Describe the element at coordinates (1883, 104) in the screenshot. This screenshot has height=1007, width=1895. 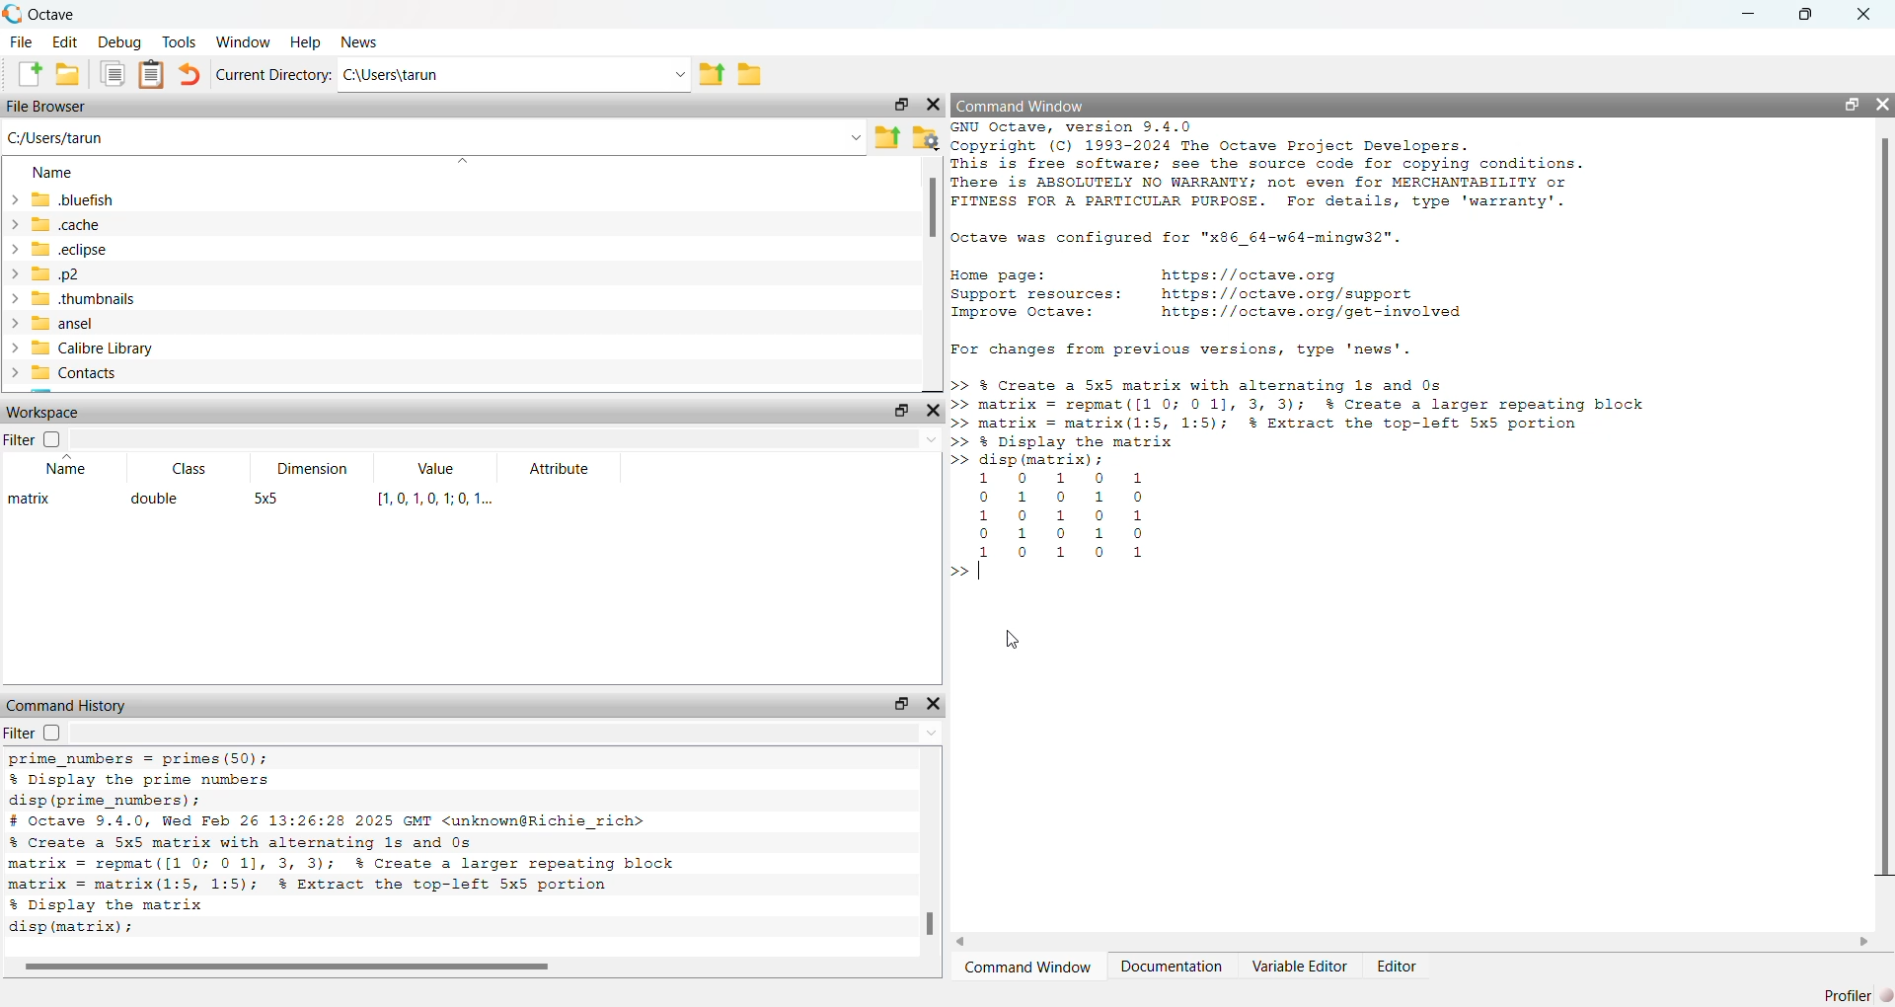
I see `close` at that location.